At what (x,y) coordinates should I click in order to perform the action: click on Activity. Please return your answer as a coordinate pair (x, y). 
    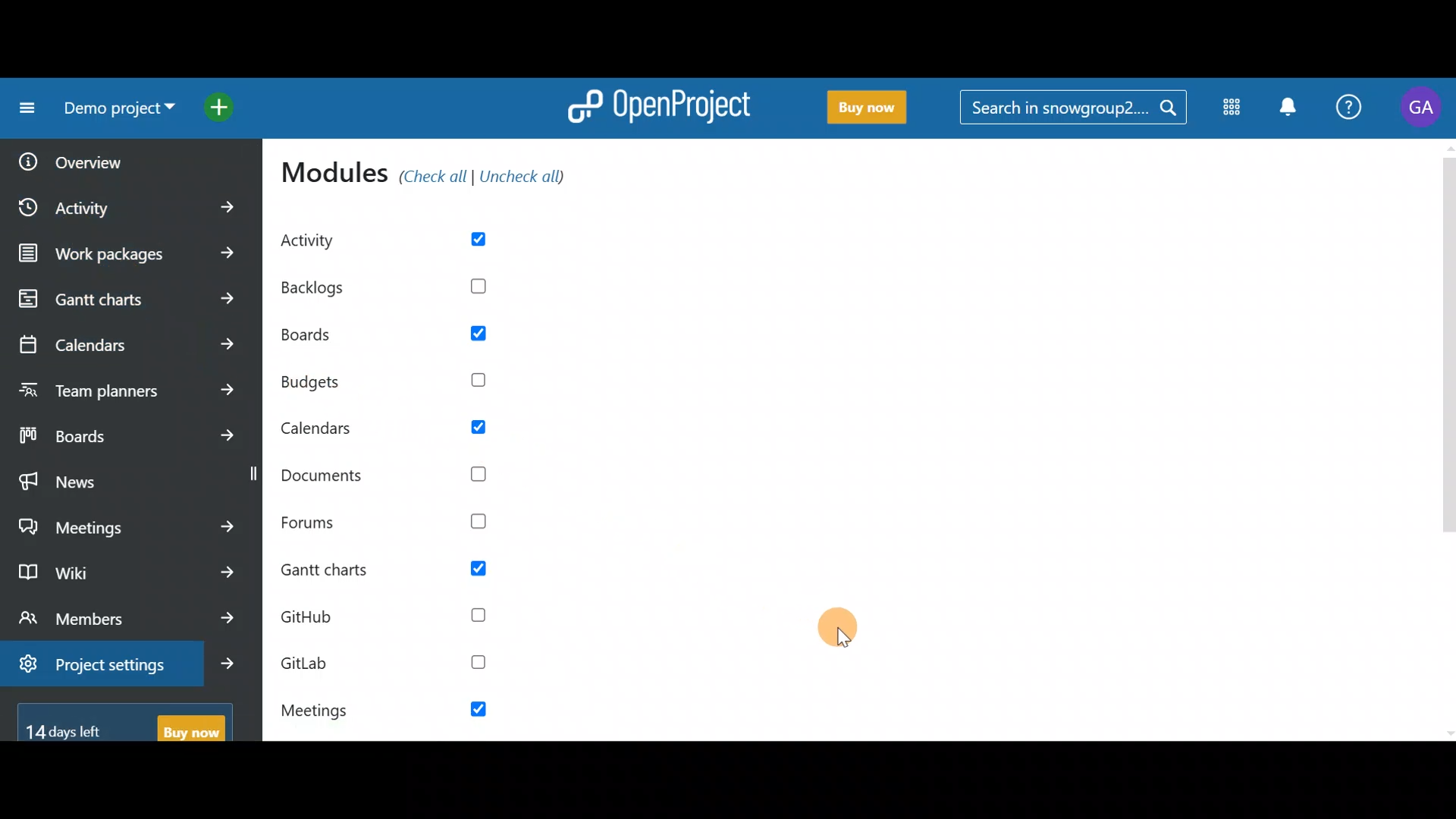
    Looking at the image, I should click on (400, 240).